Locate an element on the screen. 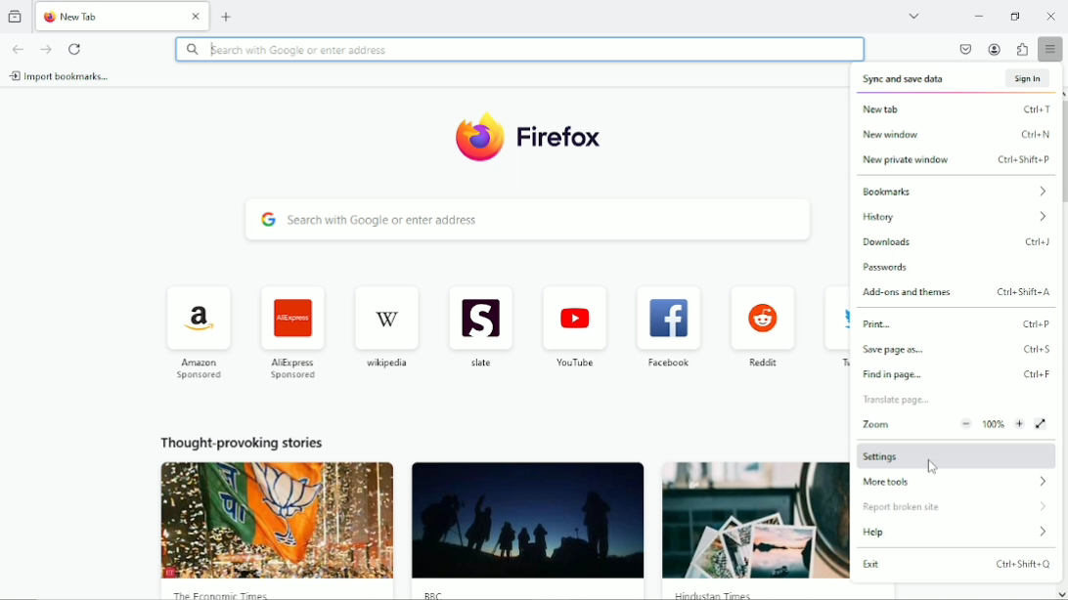  Sync and save data is located at coordinates (904, 80).